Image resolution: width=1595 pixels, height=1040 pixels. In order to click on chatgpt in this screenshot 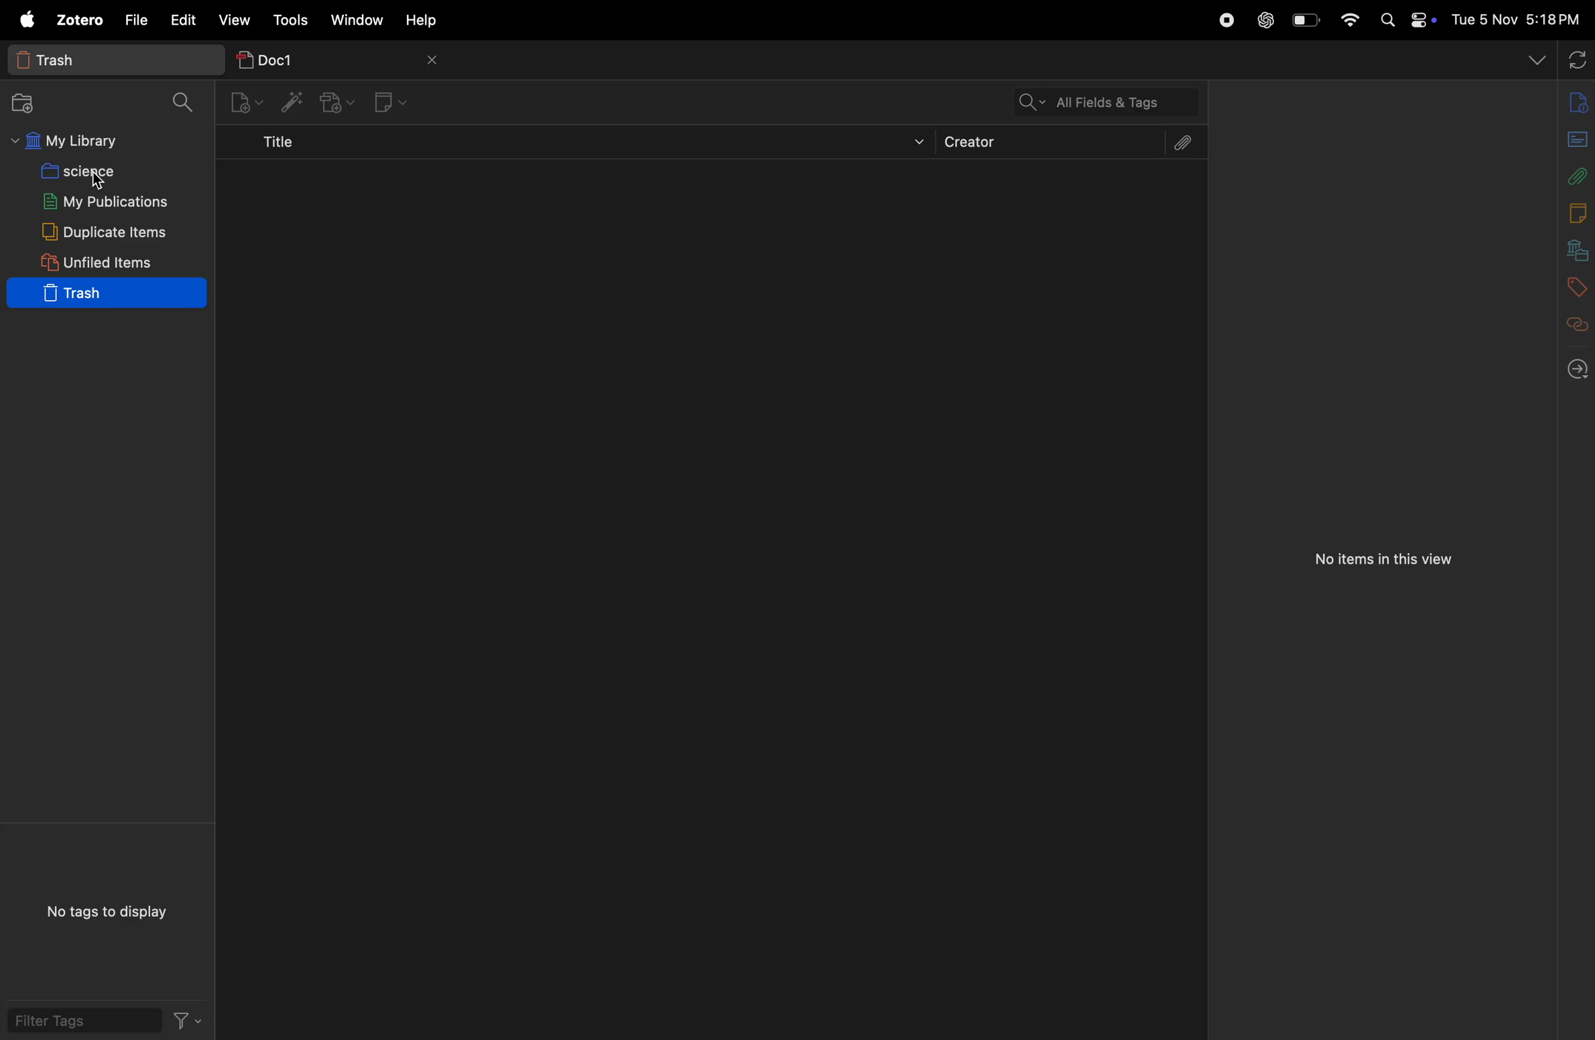, I will do `click(1265, 16)`.